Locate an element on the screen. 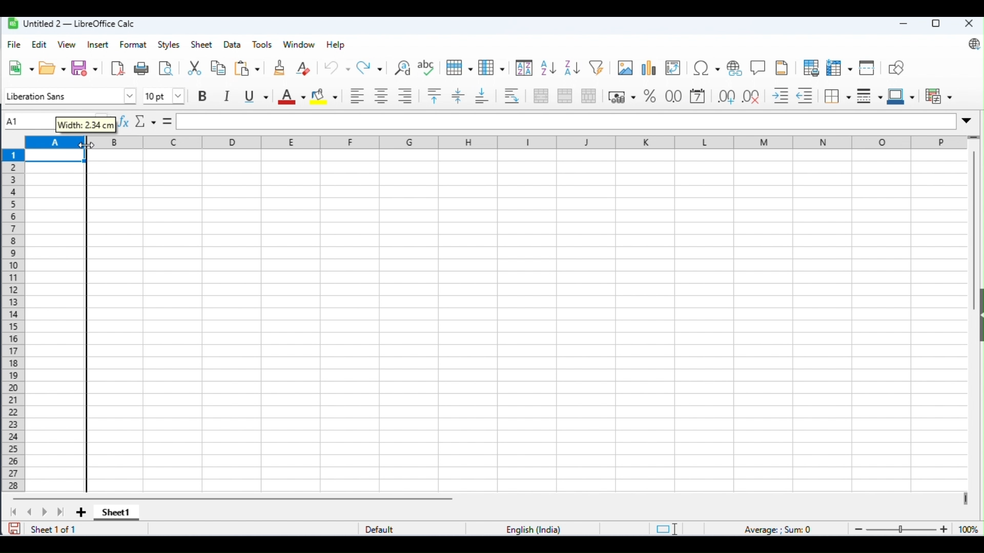  align right is located at coordinates (405, 96).